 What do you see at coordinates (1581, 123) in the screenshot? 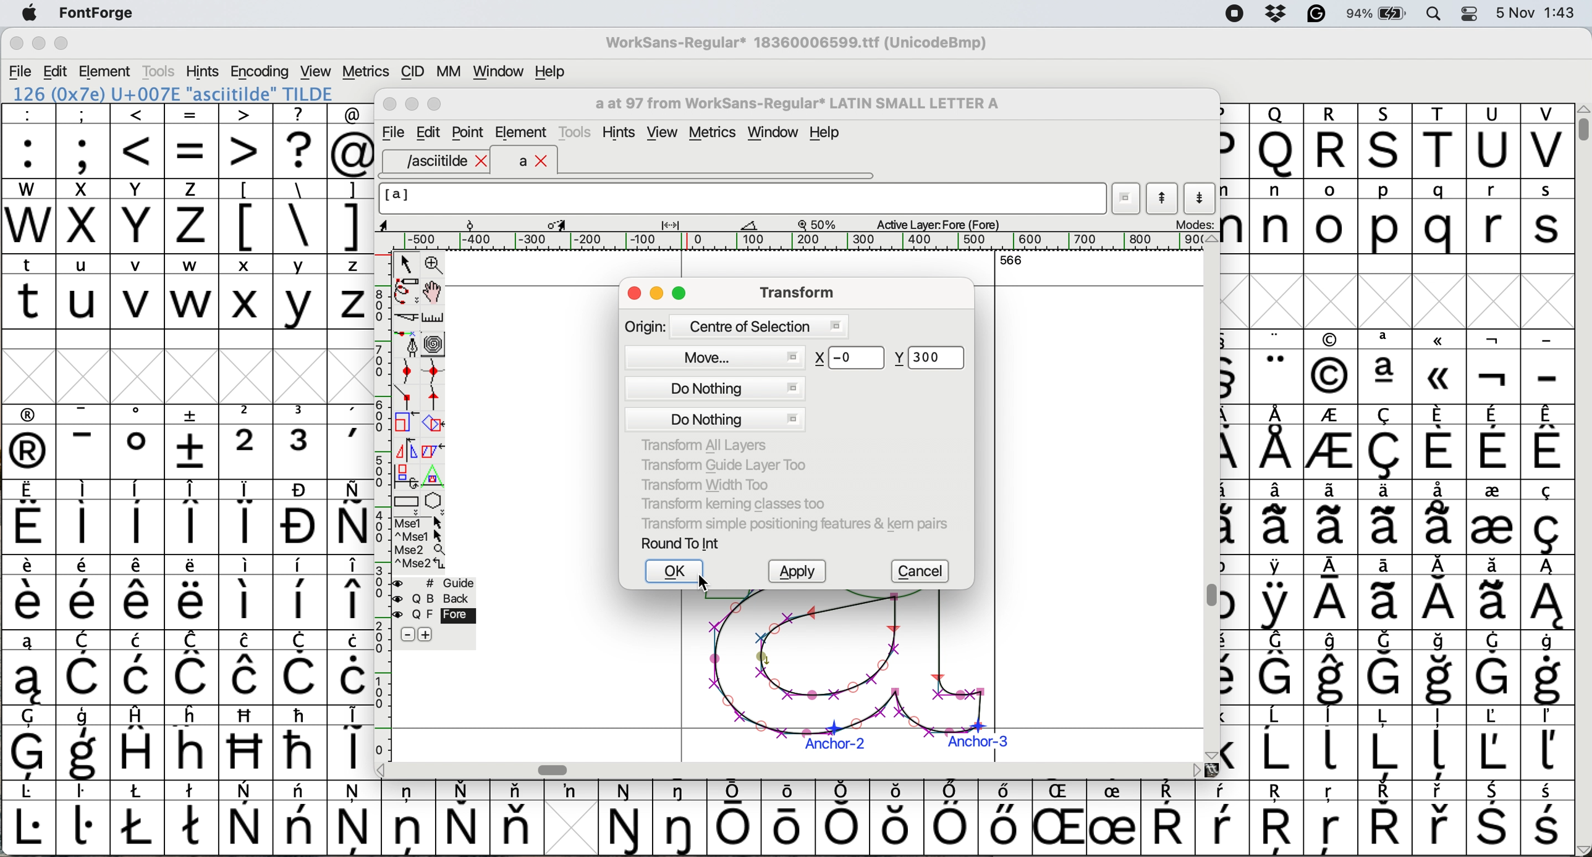
I see `vertical scroll bar` at bounding box center [1581, 123].